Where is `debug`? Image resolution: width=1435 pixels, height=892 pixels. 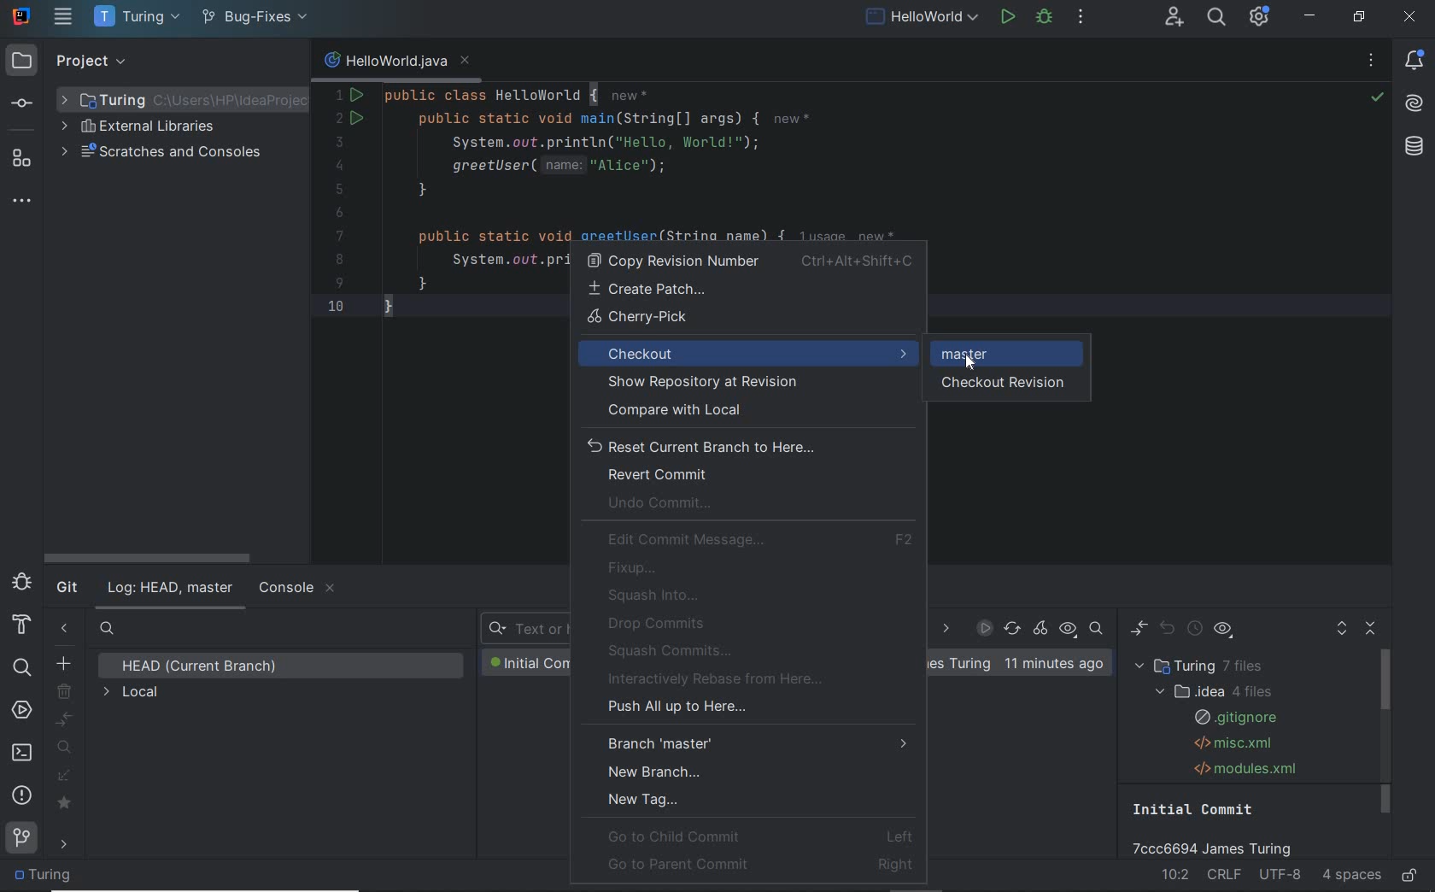 debug is located at coordinates (1044, 19).